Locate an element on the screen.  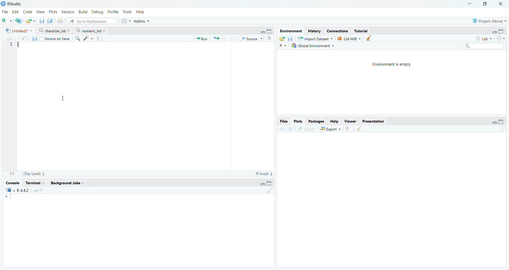
Go to next plot is located at coordinates (291, 128).